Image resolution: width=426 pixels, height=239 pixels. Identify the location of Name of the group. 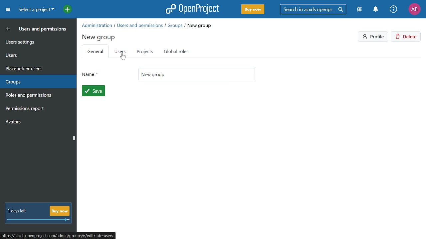
(197, 74).